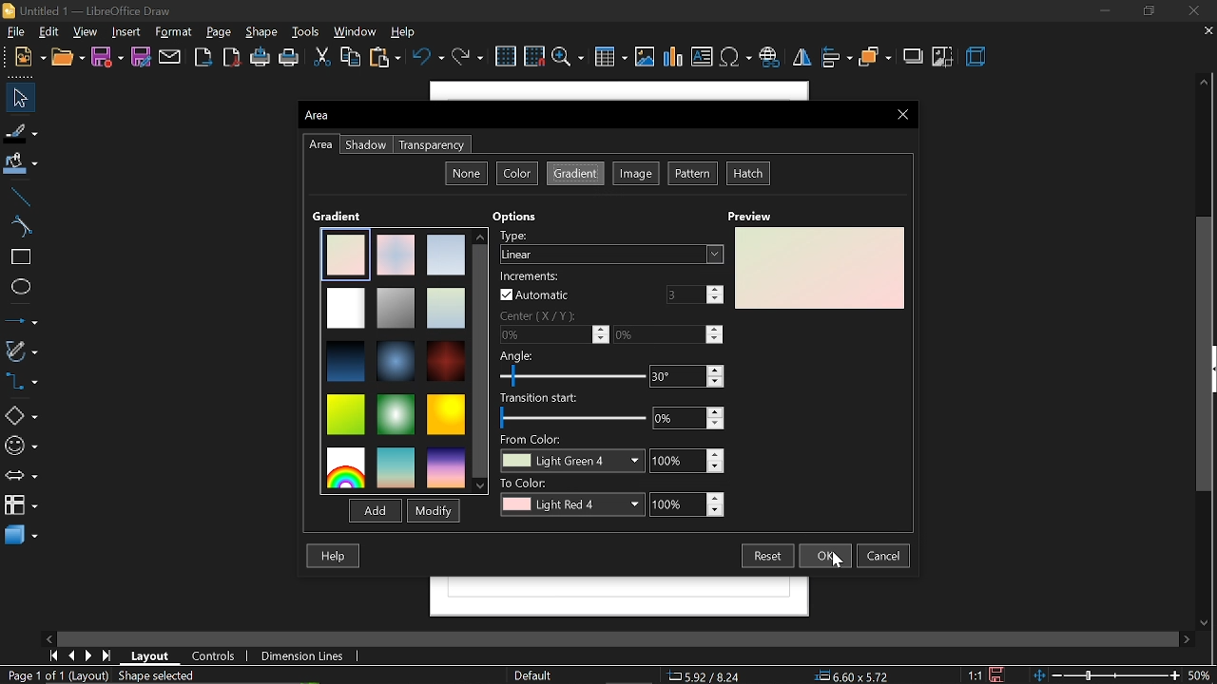 Image resolution: width=1217 pixels, height=684 pixels. What do you see at coordinates (517, 173) in the screenshot?
I see `color` at bounding box center [517, 173].